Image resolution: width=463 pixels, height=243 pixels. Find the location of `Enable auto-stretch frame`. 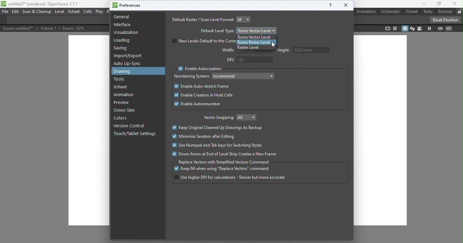

Enable auto-stretch frame is located at coordinates (202, 86).